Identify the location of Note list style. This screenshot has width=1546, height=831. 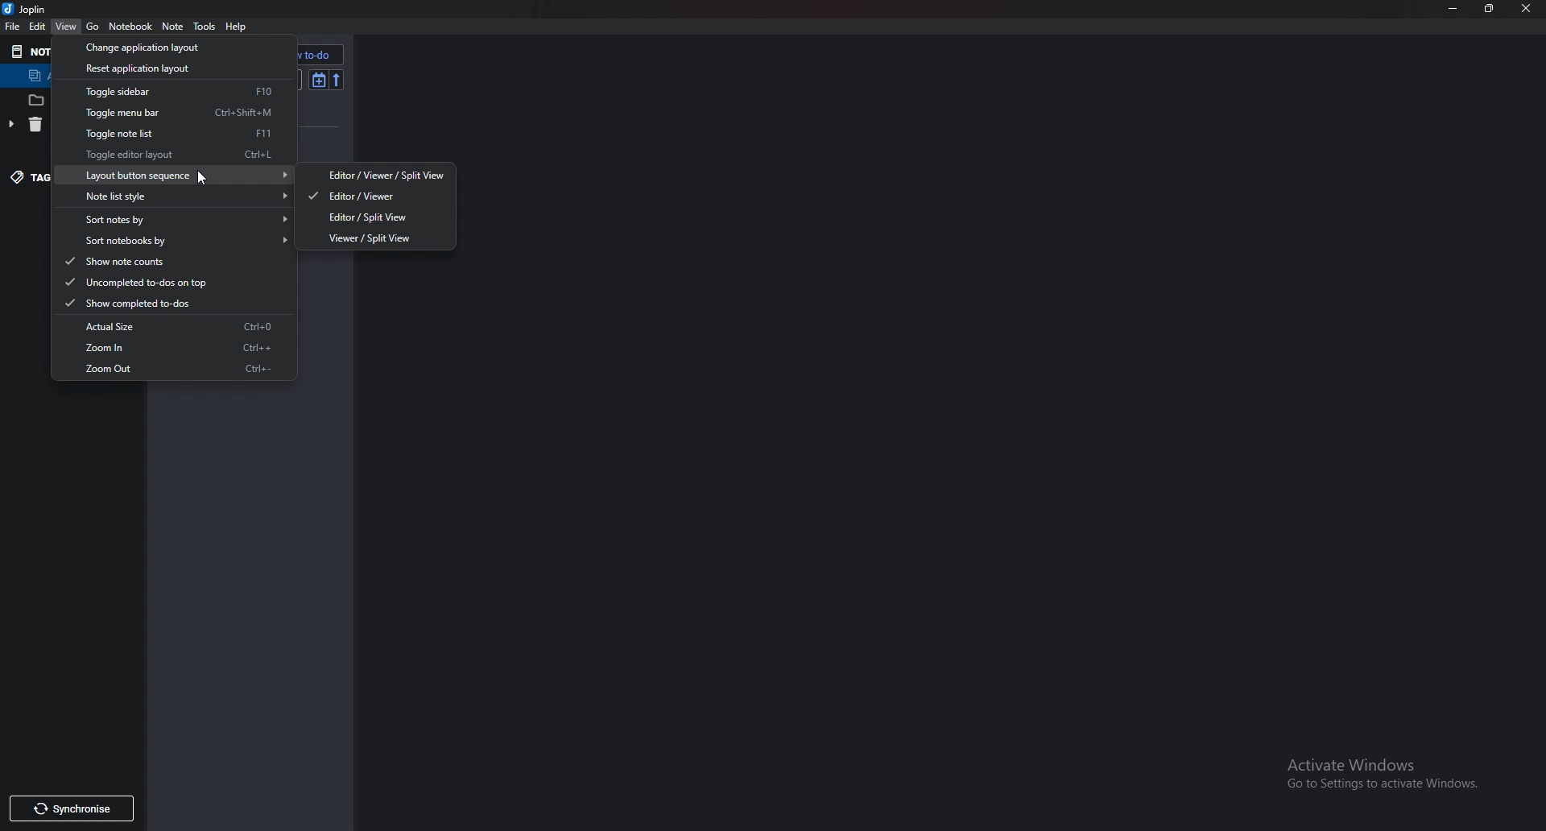
(179, 196).